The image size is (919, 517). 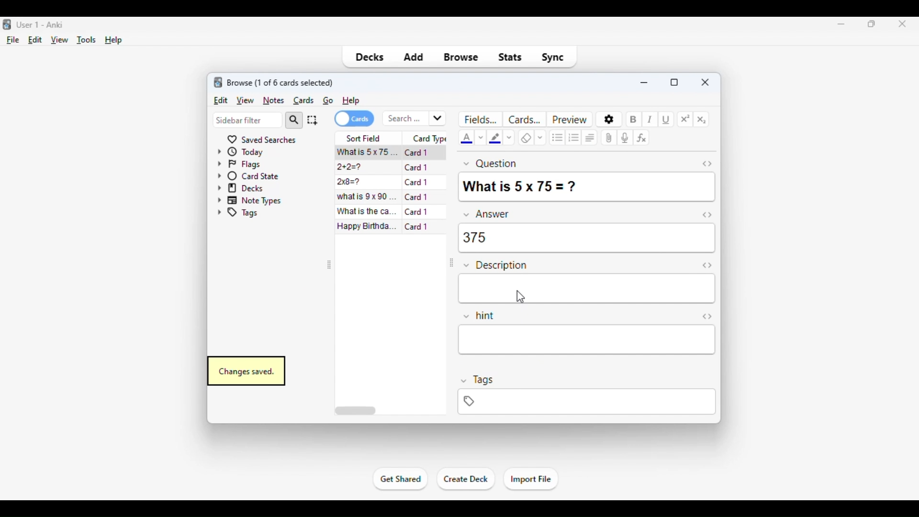 What do you see at coordinates (348, 182) in the screenshot?
I see `2x8=?` at bounding box center [348, 182].